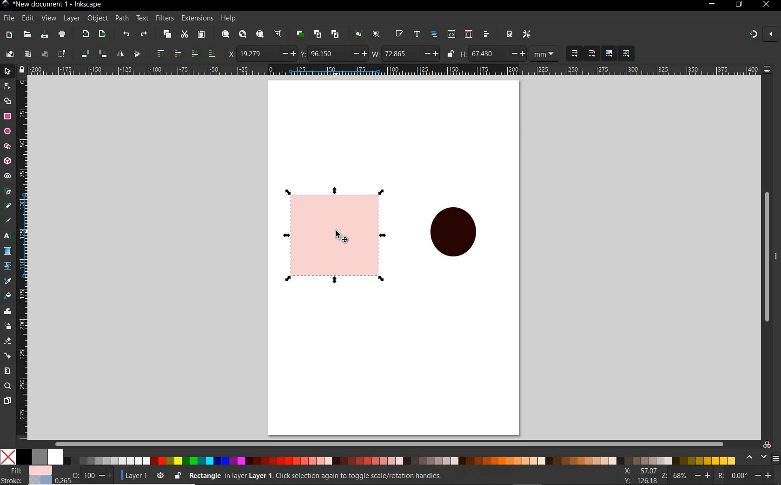 Image resolution: width=781 pixels, height=485 pixels. I want to click on page tool, so click(7, 401).